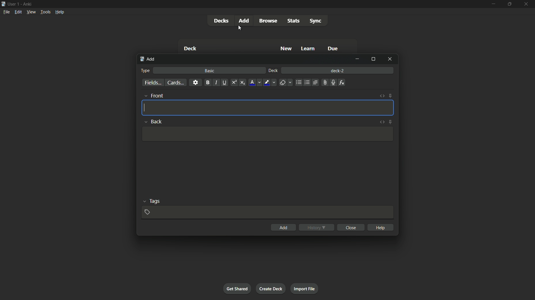 The height and width of the screenshot is (300, 535). Describe the element at coordinates (209, 71) in the screenshot. I see `basic` at that location.